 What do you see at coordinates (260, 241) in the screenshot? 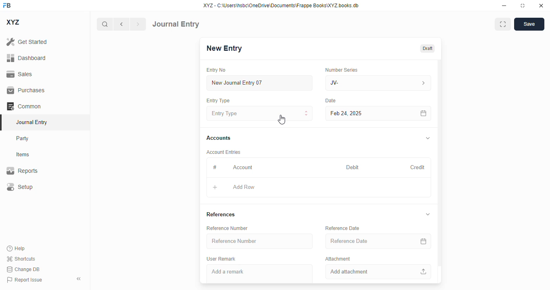
I see `reference number` at bounding box center [260, 241].